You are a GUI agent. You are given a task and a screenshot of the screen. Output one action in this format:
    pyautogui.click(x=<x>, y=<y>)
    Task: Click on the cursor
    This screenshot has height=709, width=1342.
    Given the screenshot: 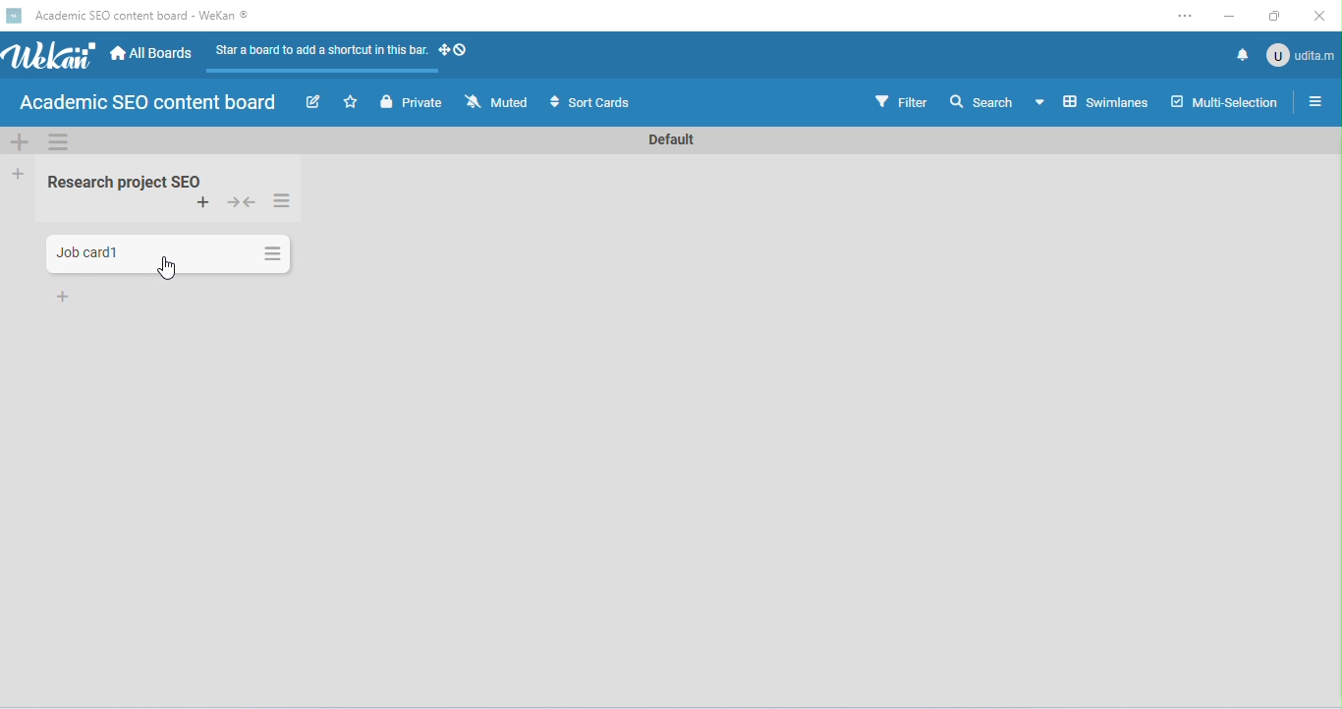 What is the action you would take?
    pyautogui.click(x=167, y=266)
    